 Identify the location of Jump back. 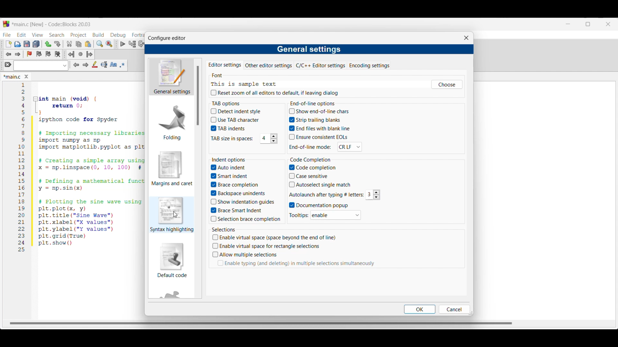
(71, 54).